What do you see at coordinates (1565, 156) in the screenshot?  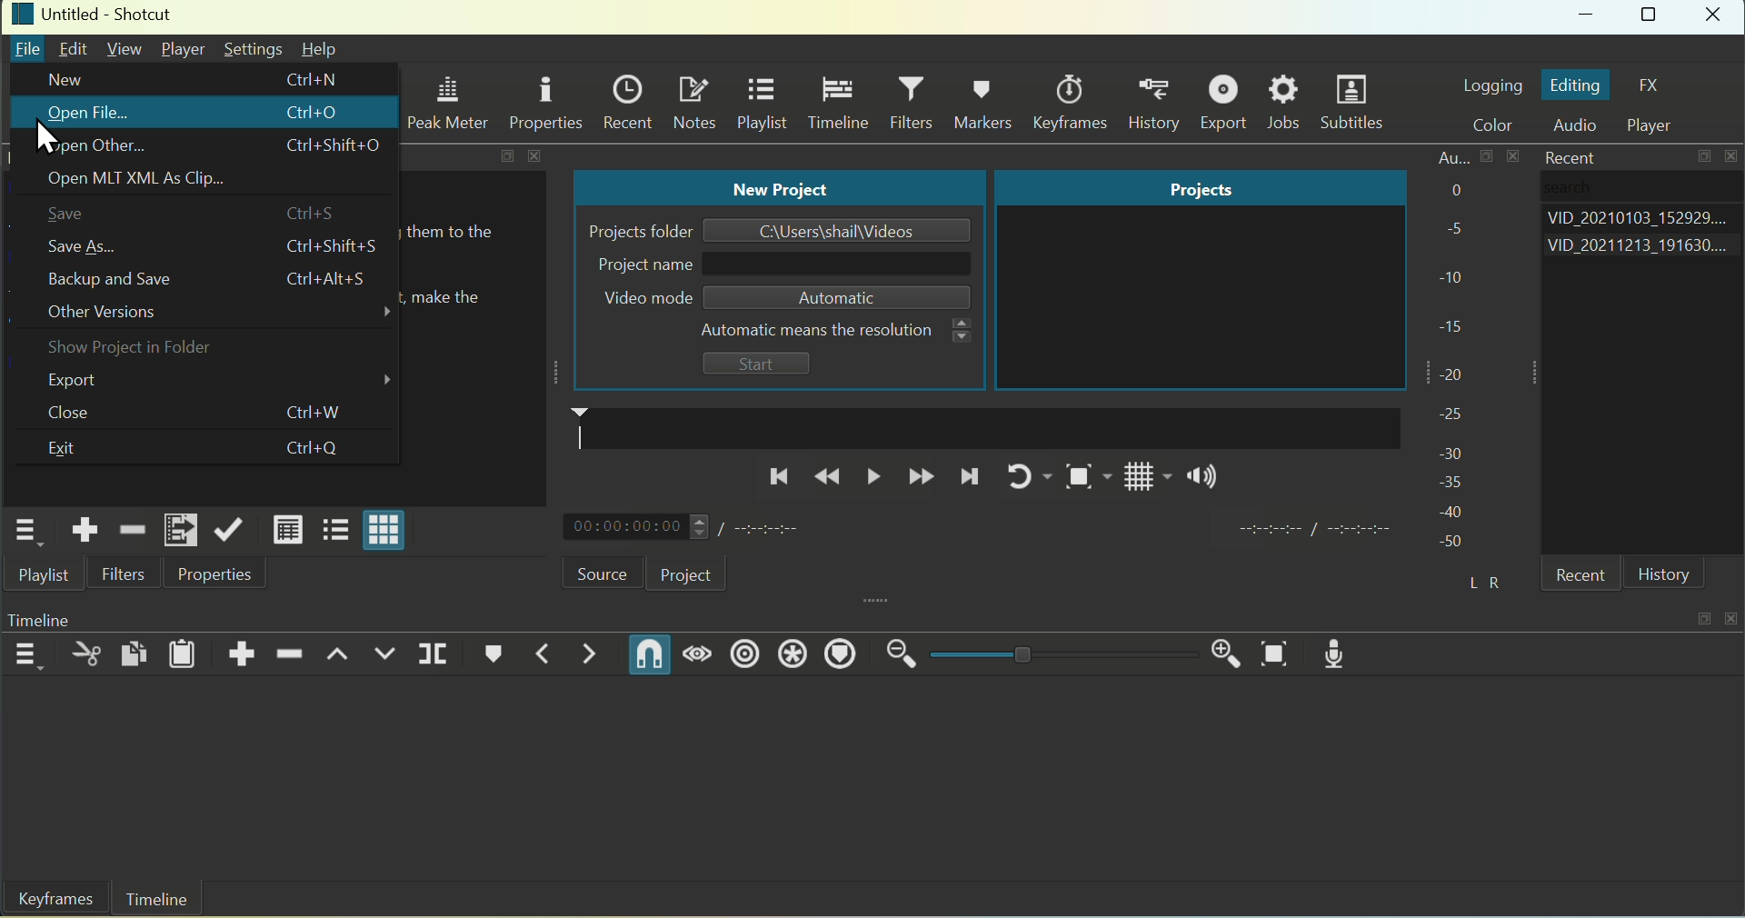 I see `Recent` at bounding box center [1565, 156].